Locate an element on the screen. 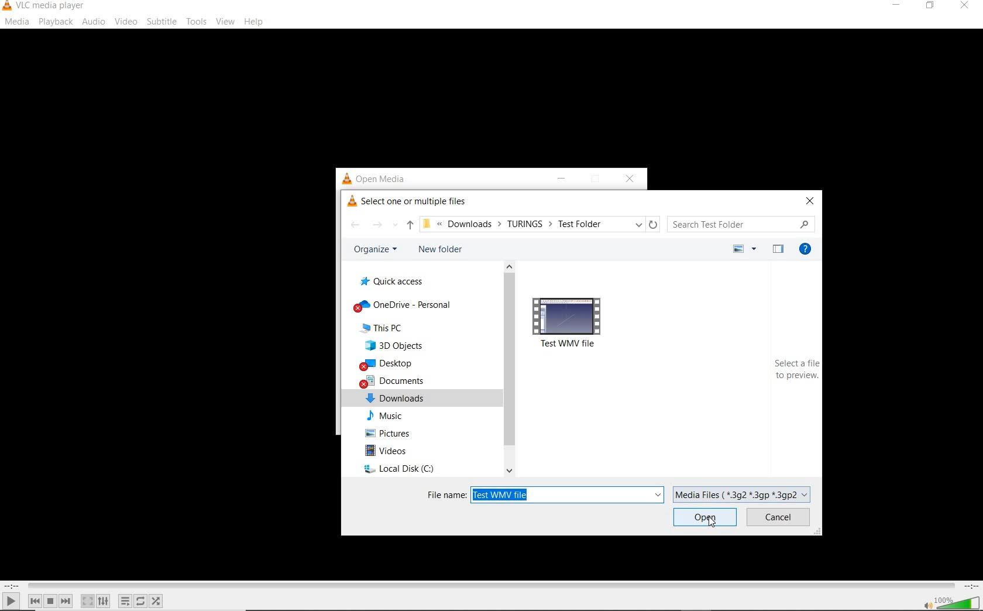 The width and height of the screenshot is (983, 611). close is located at coordinates (810, 202).